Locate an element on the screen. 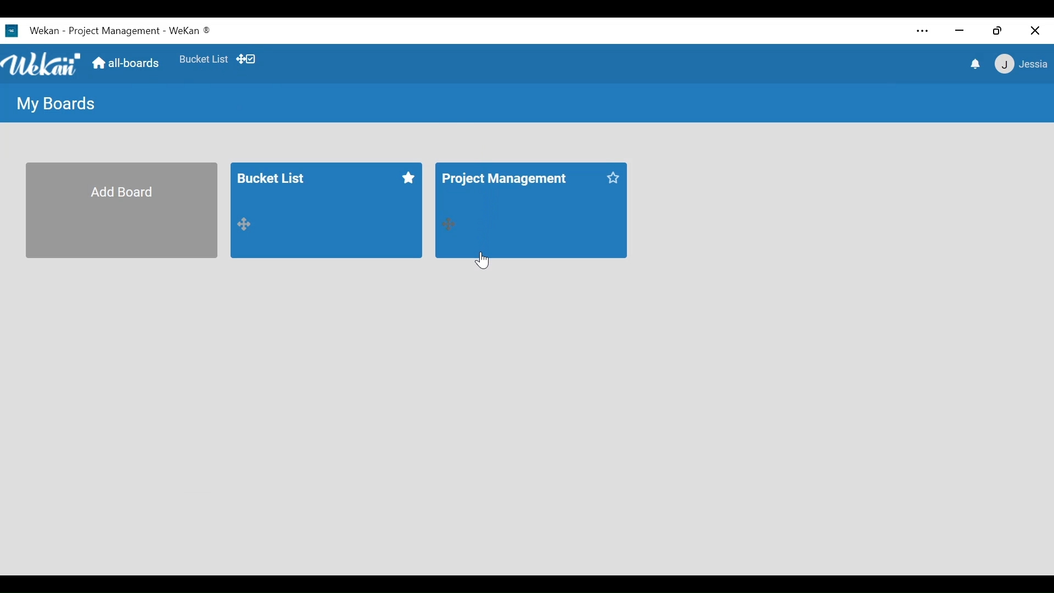  Wekan logo is located at coordinates (43, 64).